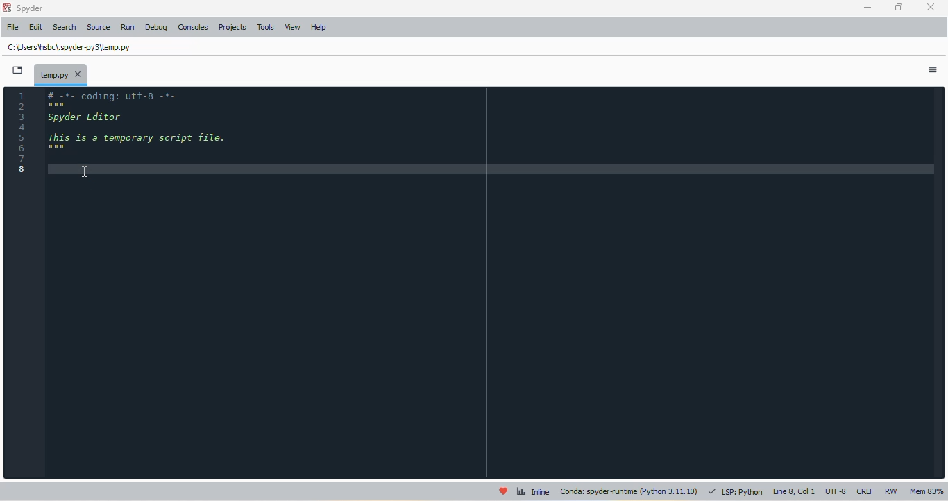 The width and height of the screenshot is (948, 501). Describe the element at coordinates (865, 492) in the screenshot. I see `CRLF` at that location.